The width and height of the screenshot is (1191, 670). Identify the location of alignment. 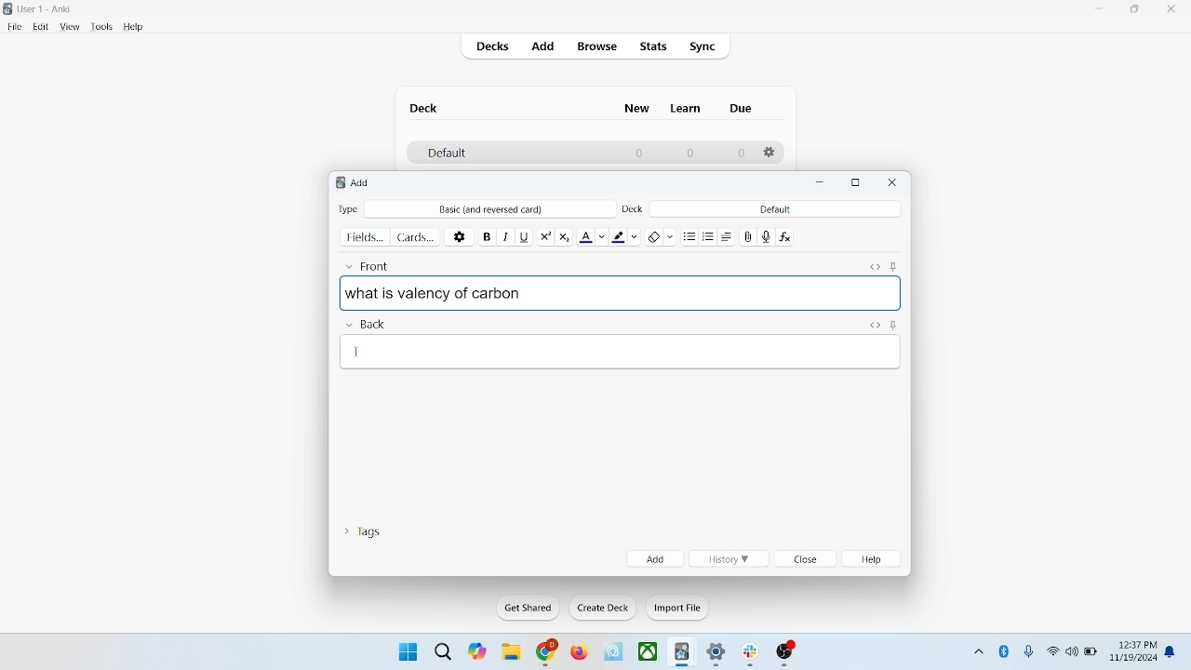
(731, 236).